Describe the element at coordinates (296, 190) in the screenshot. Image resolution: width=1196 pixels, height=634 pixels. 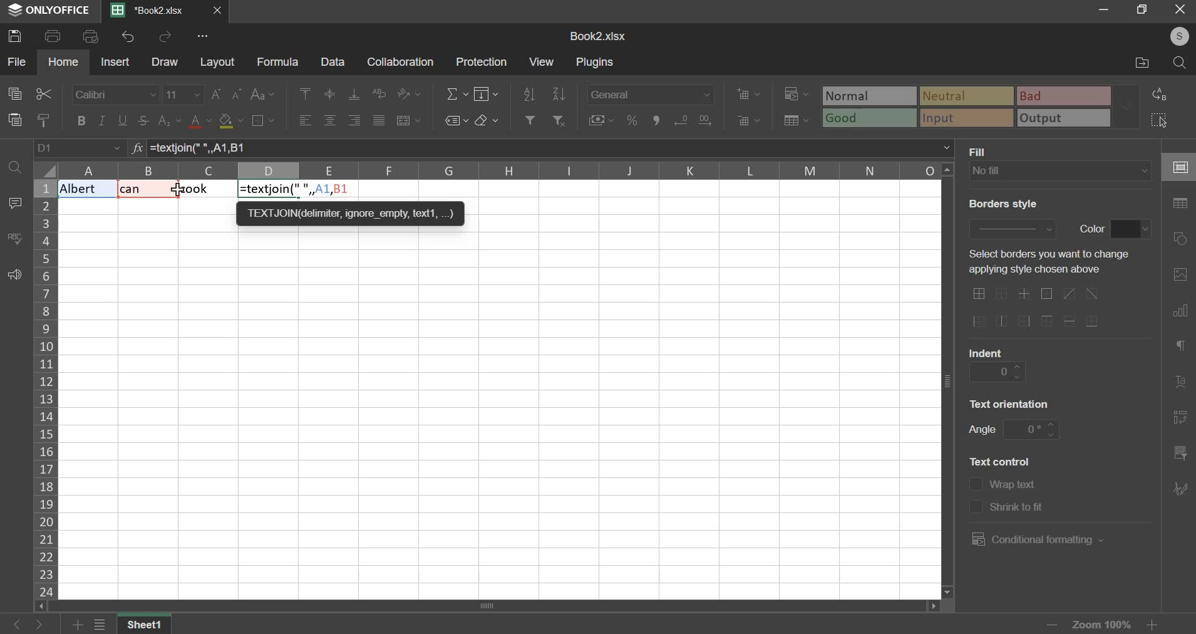
I see `formula` at that location.